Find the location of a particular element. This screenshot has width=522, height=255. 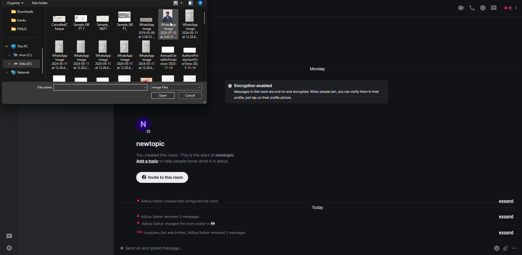

location is located at coordinates (20, 72).